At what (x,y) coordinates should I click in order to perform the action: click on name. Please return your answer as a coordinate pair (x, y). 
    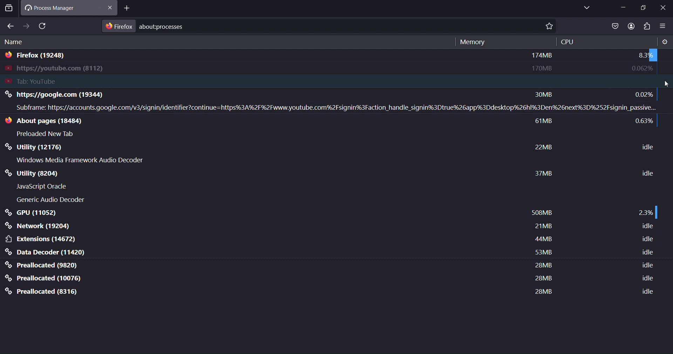
    Looking at the image, I should click on (15, 43).